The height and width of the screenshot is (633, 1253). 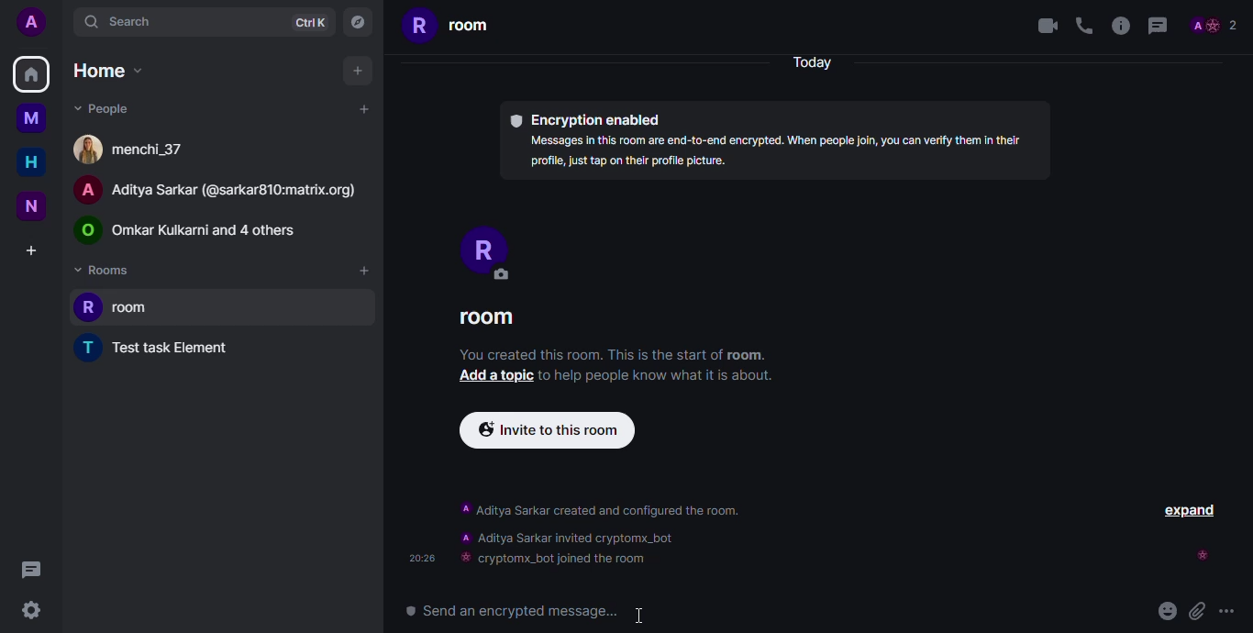 I want to click on threads, so click(x=30, y=570).